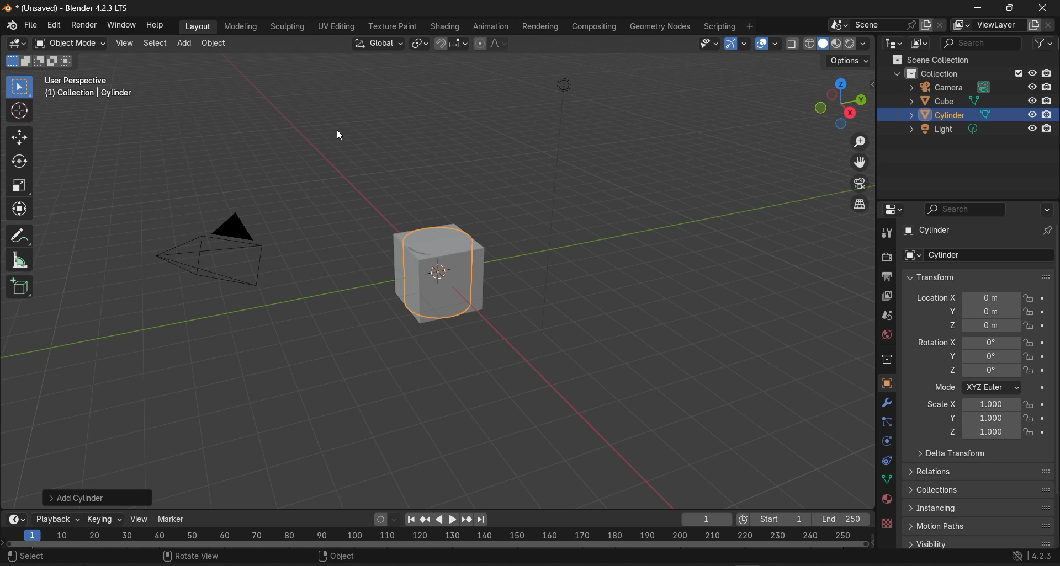 The height and width of the screenshot is (566, 1060). What do you see at coordinates (931, 59) in the screenshot?
I see `scene collection` at bounding box center [931, 59].